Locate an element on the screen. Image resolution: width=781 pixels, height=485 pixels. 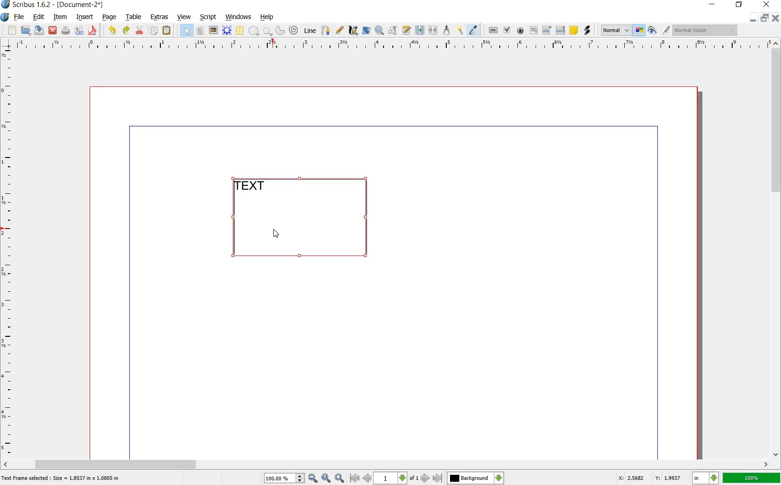
bezier curve is located at coordinates (326, 31).